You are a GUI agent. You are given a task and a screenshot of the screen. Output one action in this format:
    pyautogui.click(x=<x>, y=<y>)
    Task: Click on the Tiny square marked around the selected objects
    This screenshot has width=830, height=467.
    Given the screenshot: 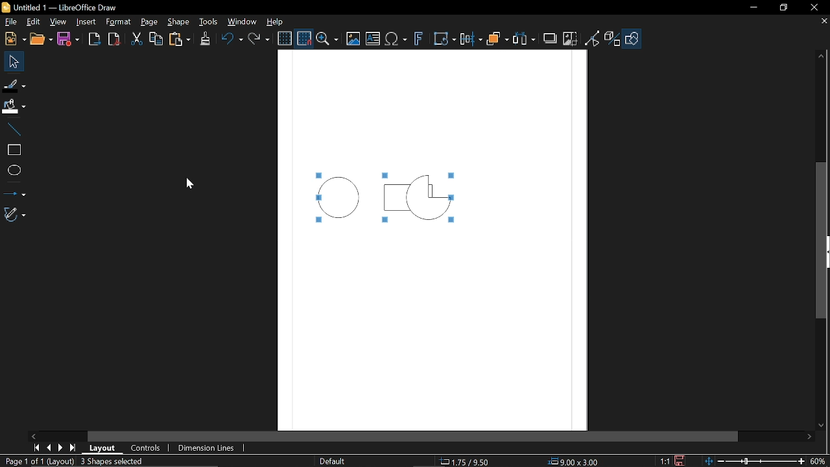 What is the action you would take?
    pyautogui.click(x=316, y=198)
    